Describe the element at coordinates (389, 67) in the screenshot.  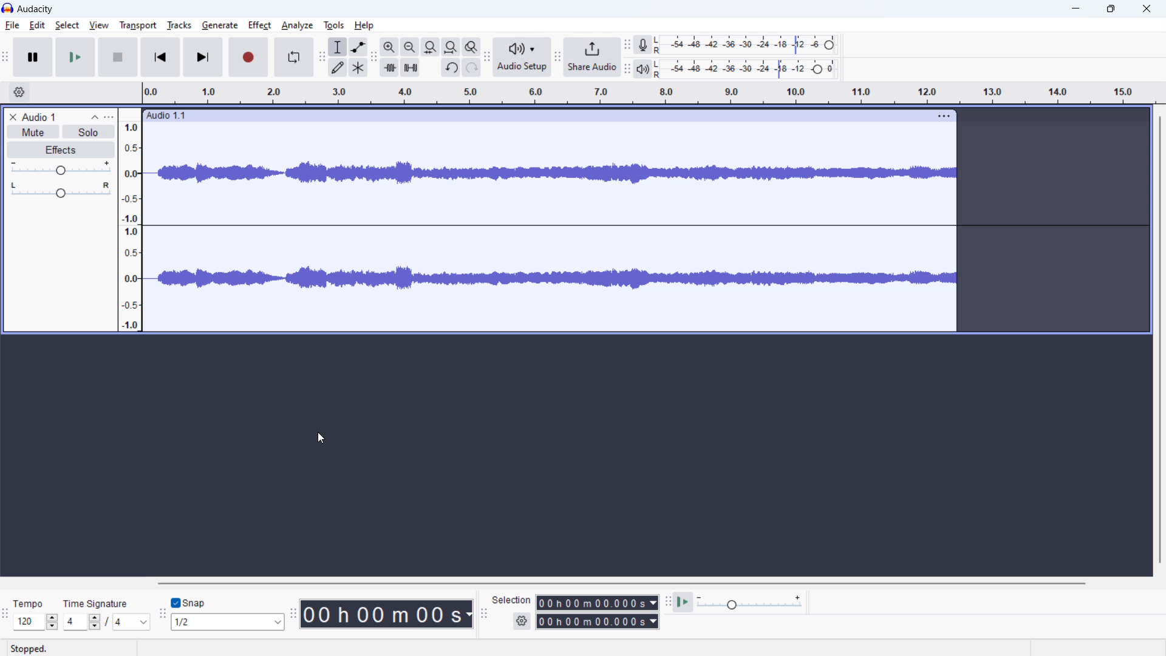
I see `trim audio outside selection` at that location.